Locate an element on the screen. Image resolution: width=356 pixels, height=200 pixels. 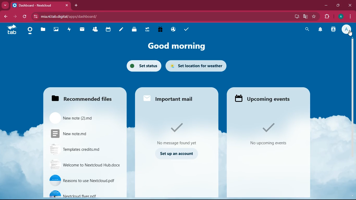
Cursor is located at coordinates (349, 33).